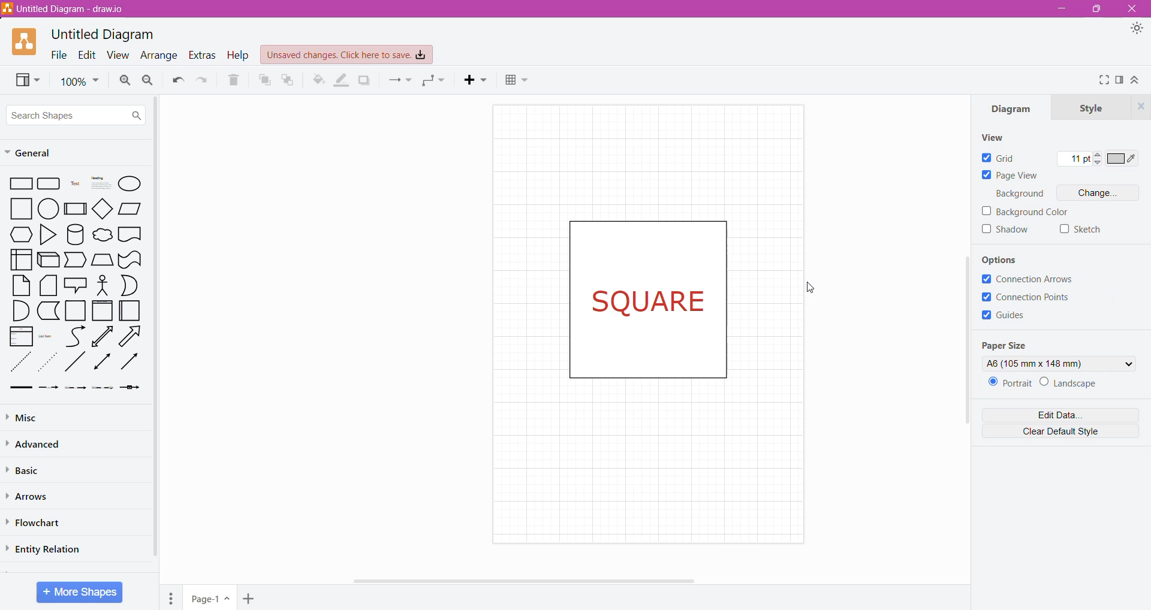 The height and width of the screenshot is (610, 1151). What do you see at coordinates (400, 80) in the screenshot?
I see `Connection` at bounding box center [400, 80].